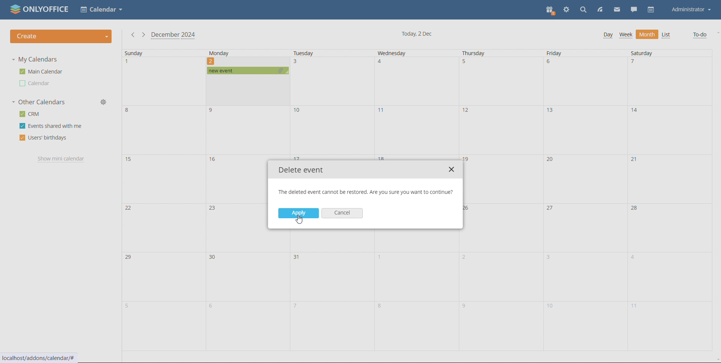 The width and height of the screenshot is (721, 363). Describe the element at coordinates (464, 258) in the screenshot. I see `2` at that location.